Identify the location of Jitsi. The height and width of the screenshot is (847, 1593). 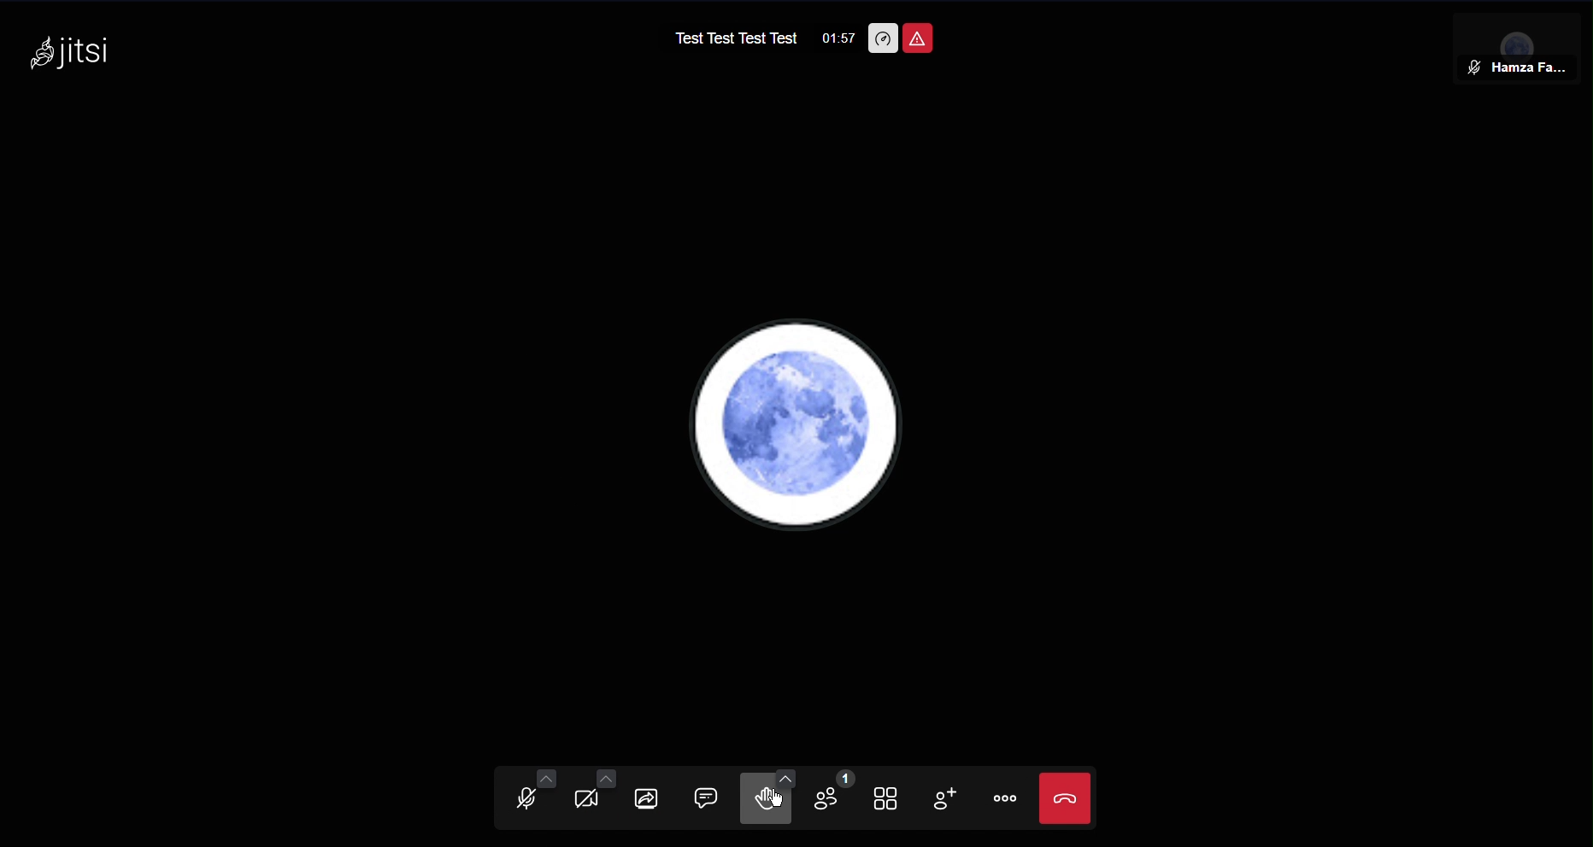
(68, 49).